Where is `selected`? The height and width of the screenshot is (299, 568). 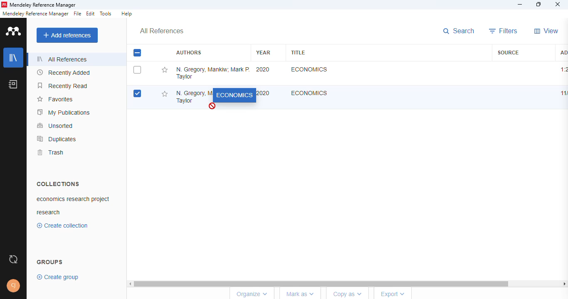 selected is located at coordinates (138, 93).